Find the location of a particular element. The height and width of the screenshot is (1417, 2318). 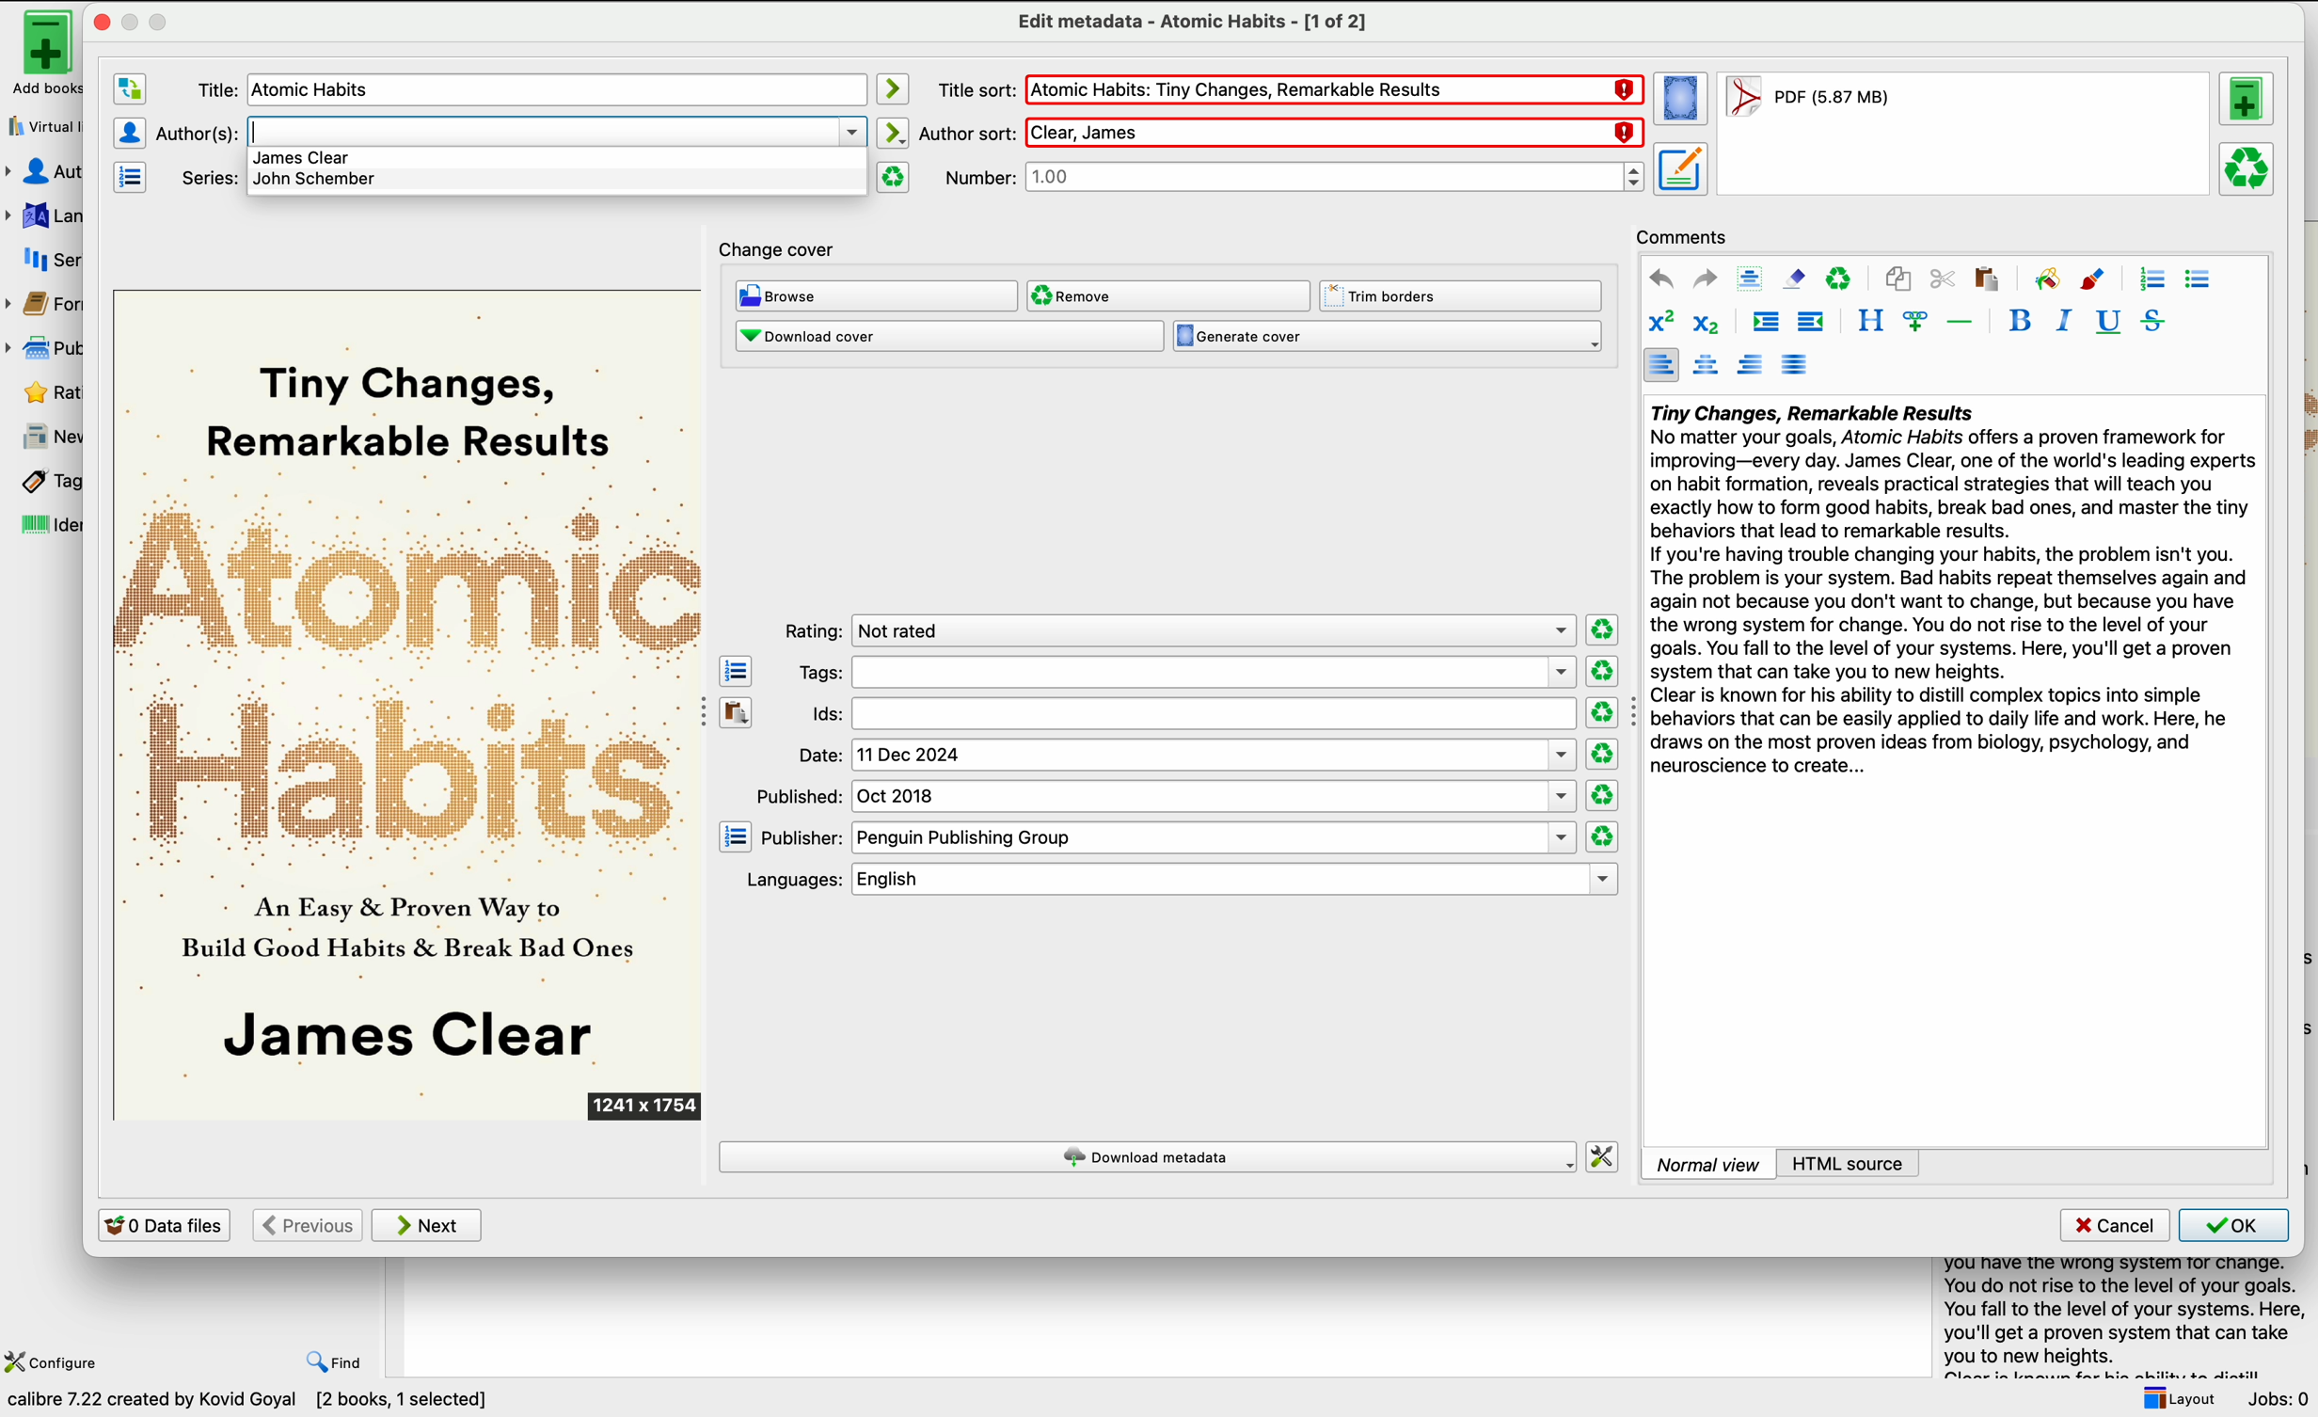

subscript is located at coordinates (1710, 323).